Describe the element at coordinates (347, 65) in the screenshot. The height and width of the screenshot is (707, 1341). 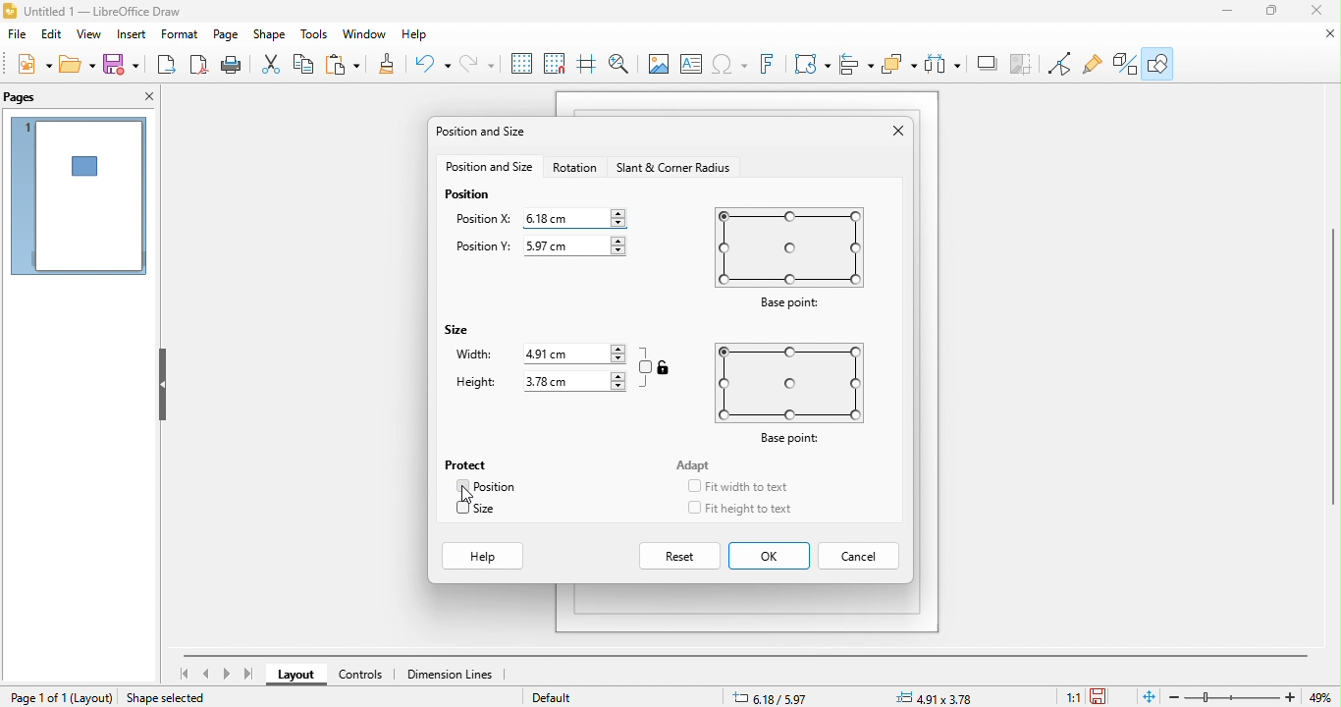
I see `paste` at that location.